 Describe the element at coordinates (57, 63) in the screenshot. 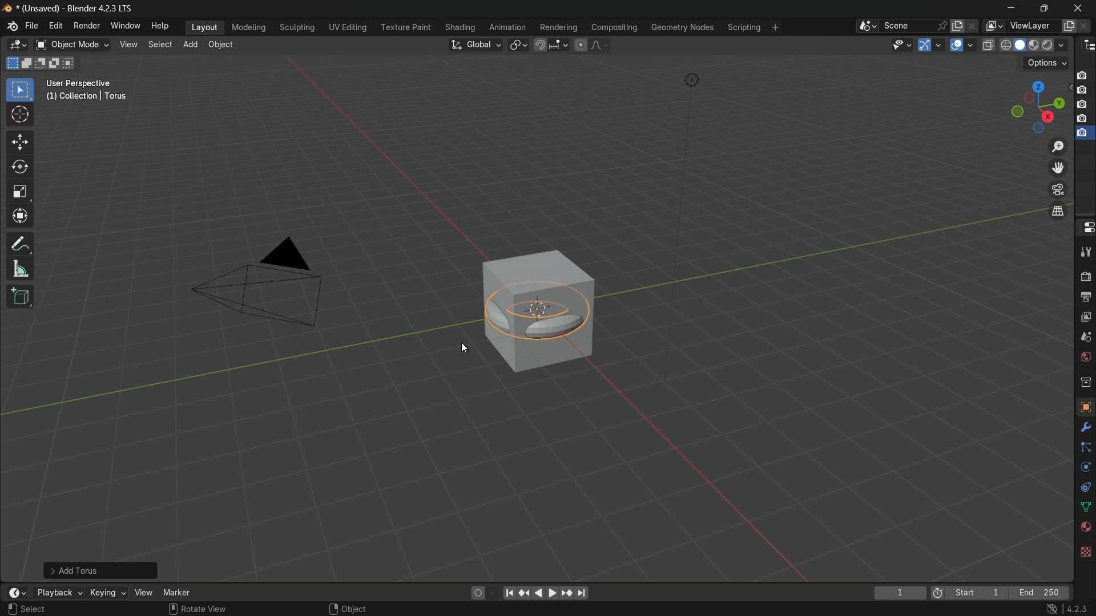

I see `invert existing selection` at that location.